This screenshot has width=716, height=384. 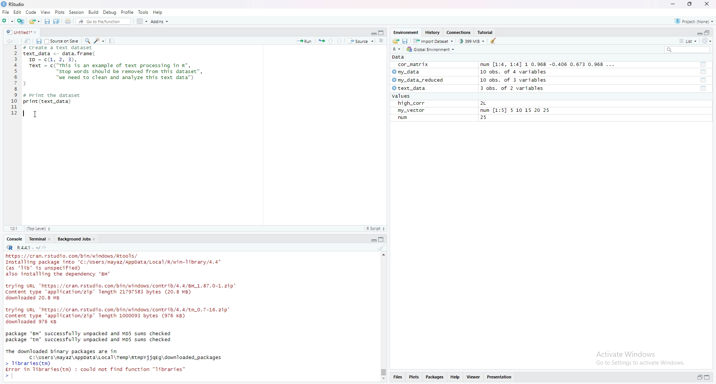 I want to click on functions, so click(x=704, y=72).